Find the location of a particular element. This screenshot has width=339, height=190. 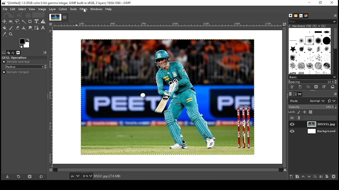

edit is located at coordinates (13, 9).